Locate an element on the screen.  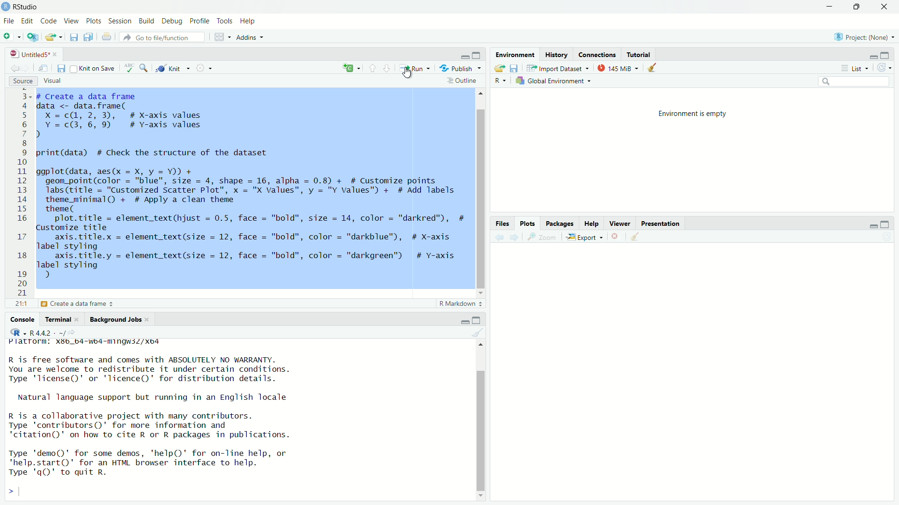
Liist is located at coordinates (856, 68).